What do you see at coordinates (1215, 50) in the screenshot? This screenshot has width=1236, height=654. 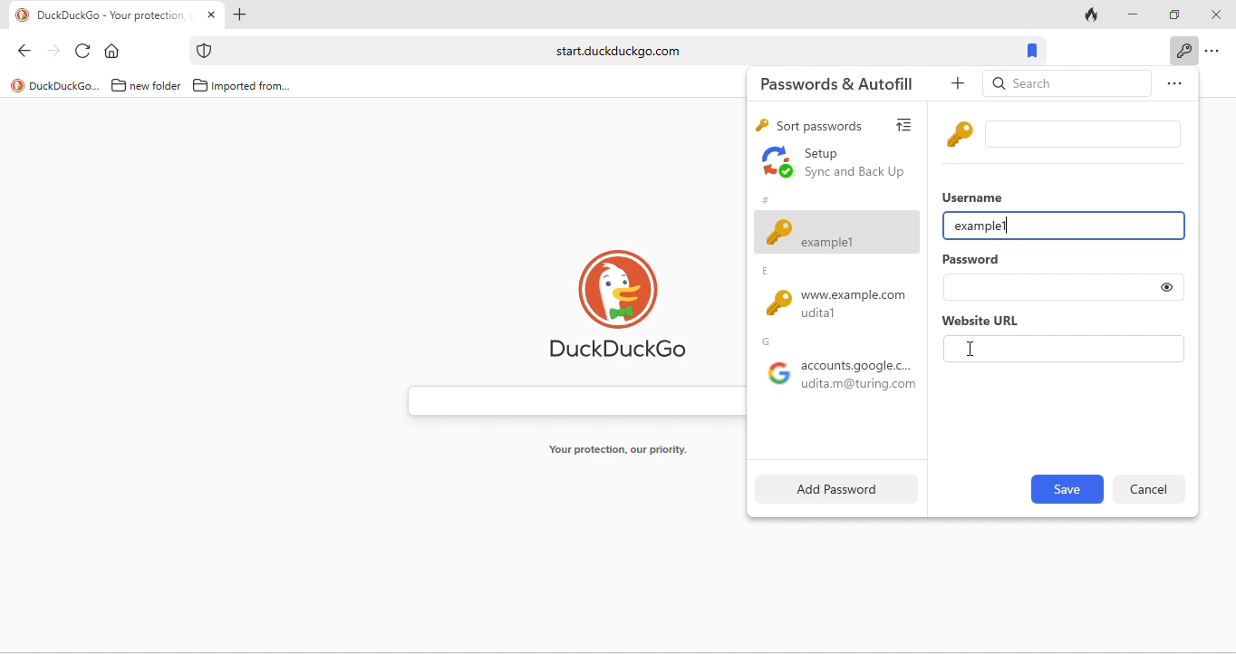 I see `option` at bounding box center [1215, 50].